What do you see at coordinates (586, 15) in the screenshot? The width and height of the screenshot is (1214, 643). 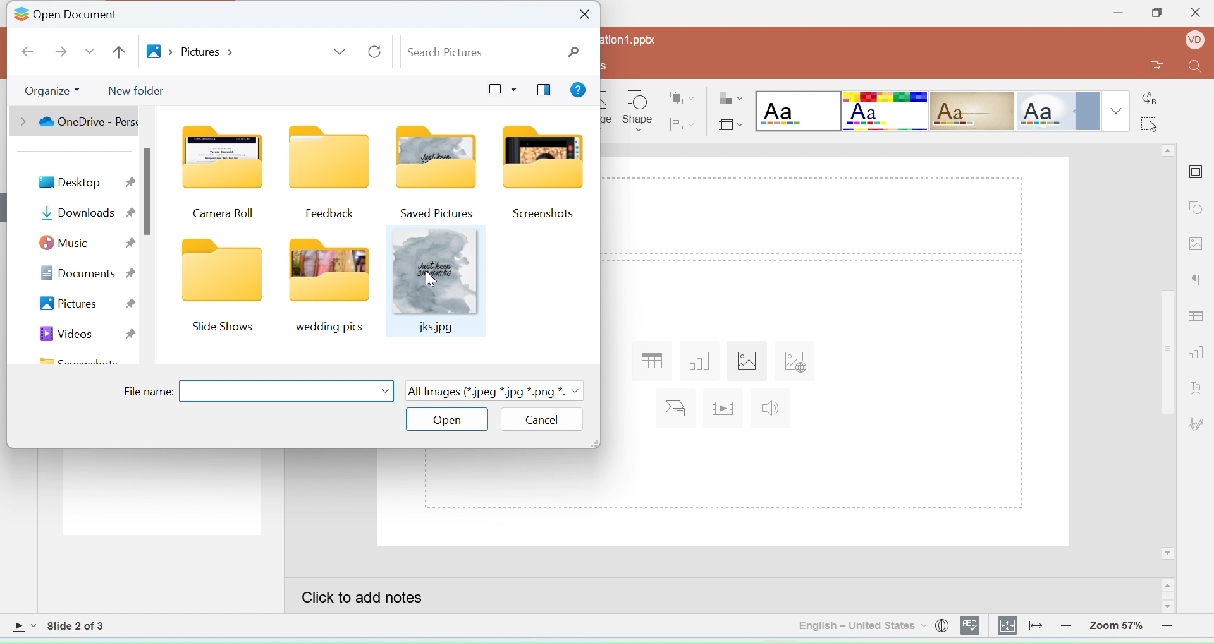 I see `close window` at bounding box center [586, 15].